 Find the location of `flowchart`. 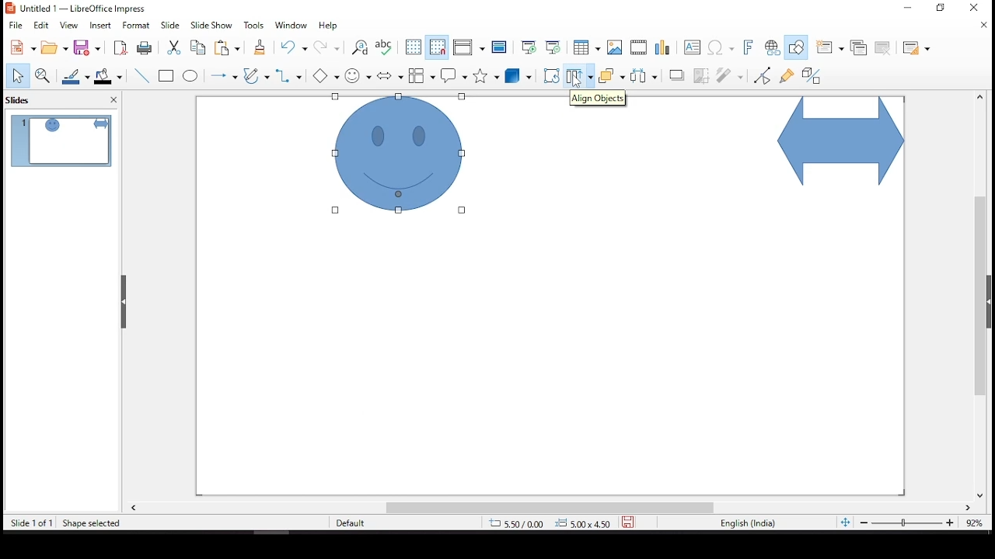

flowchart is located at coordinates (422, 75).